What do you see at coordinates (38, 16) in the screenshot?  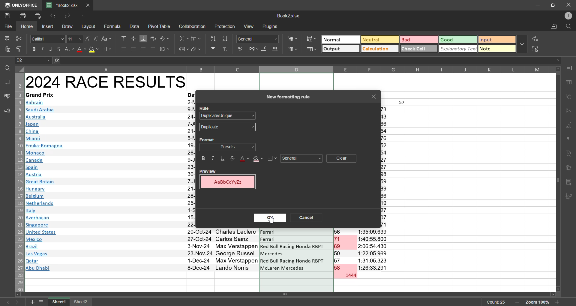 I see `quick print` at bounding box center [38, 16].